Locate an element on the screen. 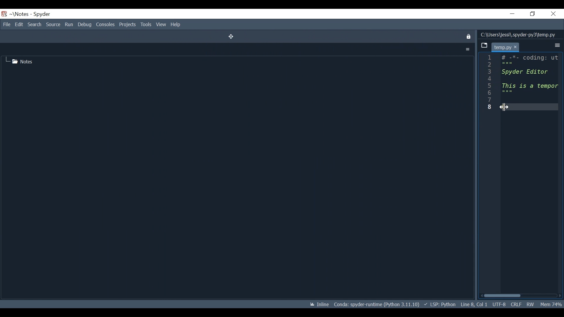 This screenshot has width=564, height=317. Edit is located at coordinates (18, 24).